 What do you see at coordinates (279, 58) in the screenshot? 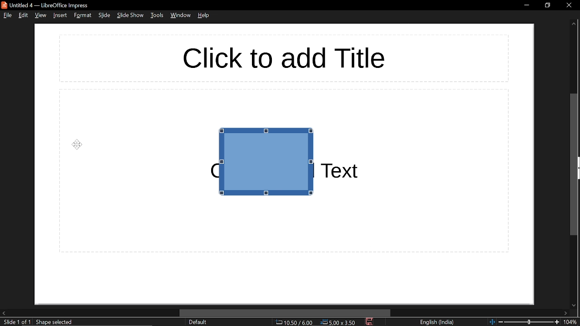
I see `Space for title` at bounding box center [279, 58].